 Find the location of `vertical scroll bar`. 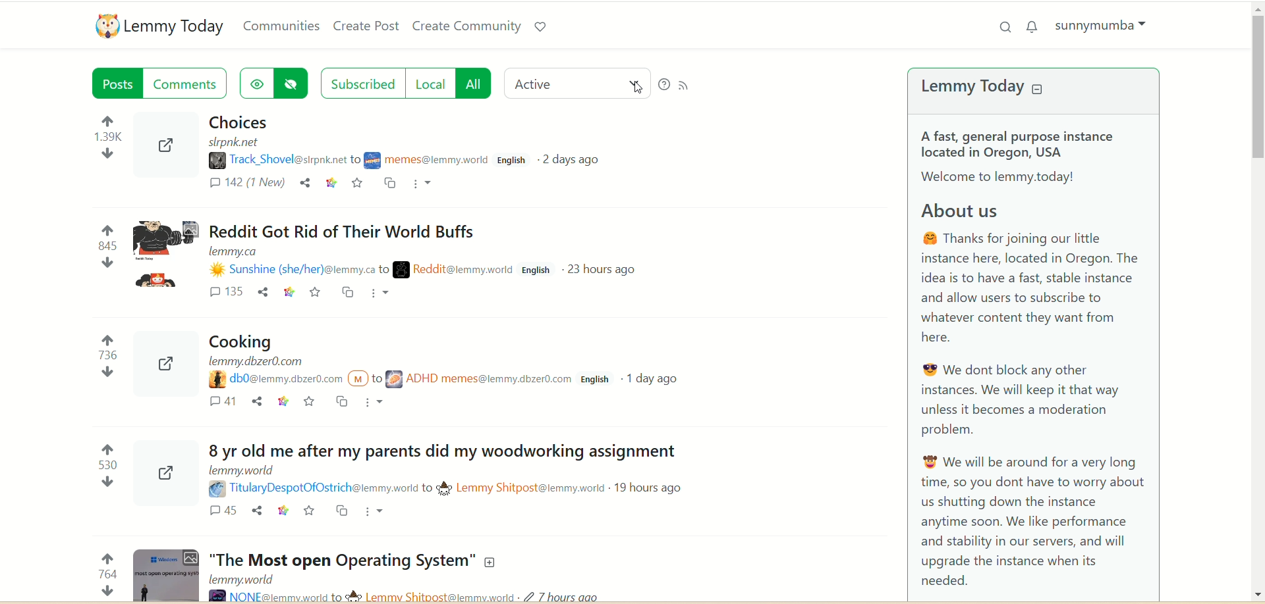

vertical scroll bar is located at coordinates (1257, 303).